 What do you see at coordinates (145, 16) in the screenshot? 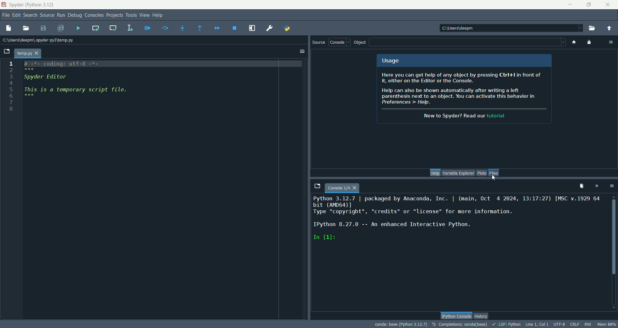
I see `view` at bounding box center [145, 16].